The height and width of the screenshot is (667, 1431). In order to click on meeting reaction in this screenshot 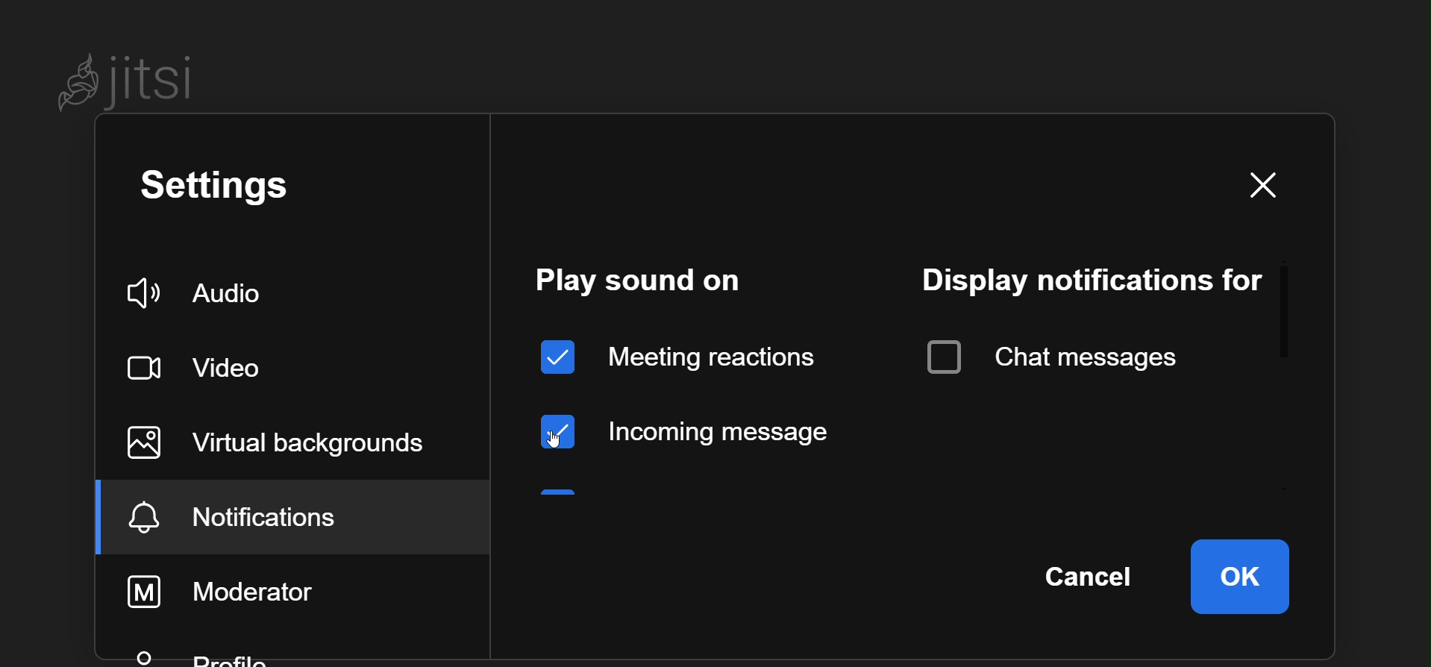, I will do `click(680, 354)`.